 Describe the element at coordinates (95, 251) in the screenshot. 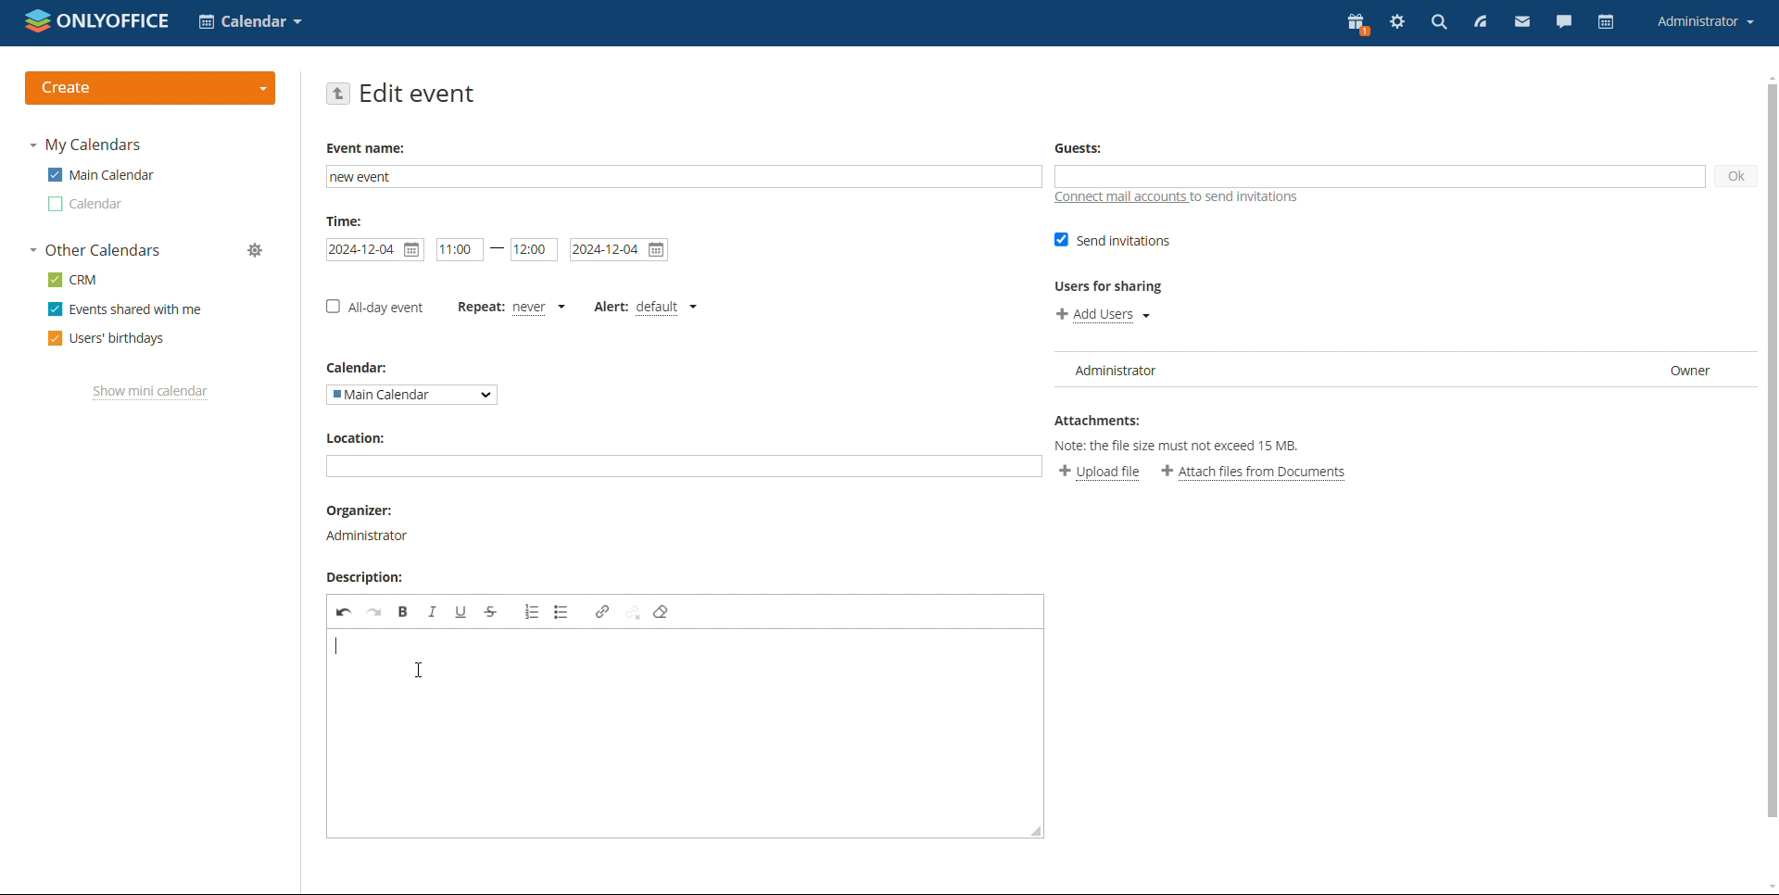

I see `other calendars` at that location.